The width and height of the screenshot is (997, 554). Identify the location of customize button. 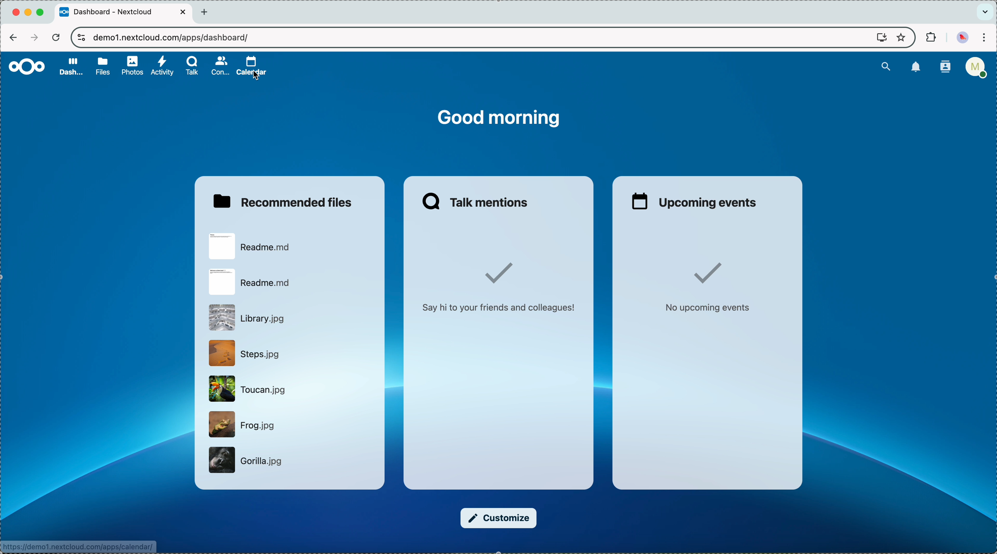
(499, 518).